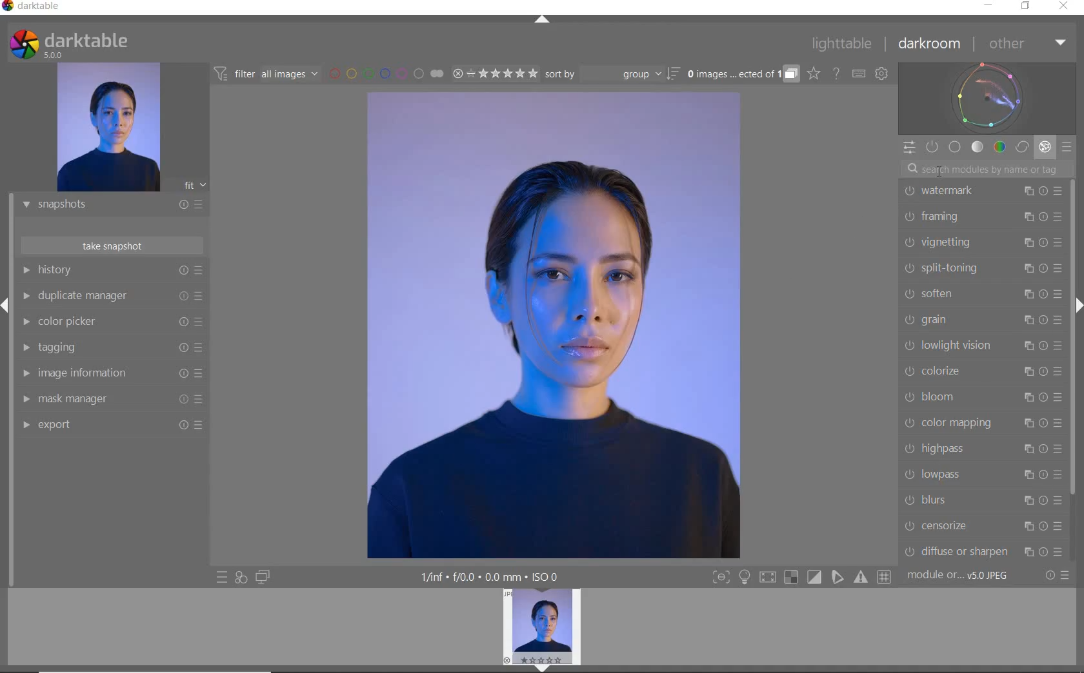 The height and width of the screenshot is (673, 1084). Describe the element at coordinates (110, 375) in the screenshot. I see `IMAGE INFORMATION` at that location.